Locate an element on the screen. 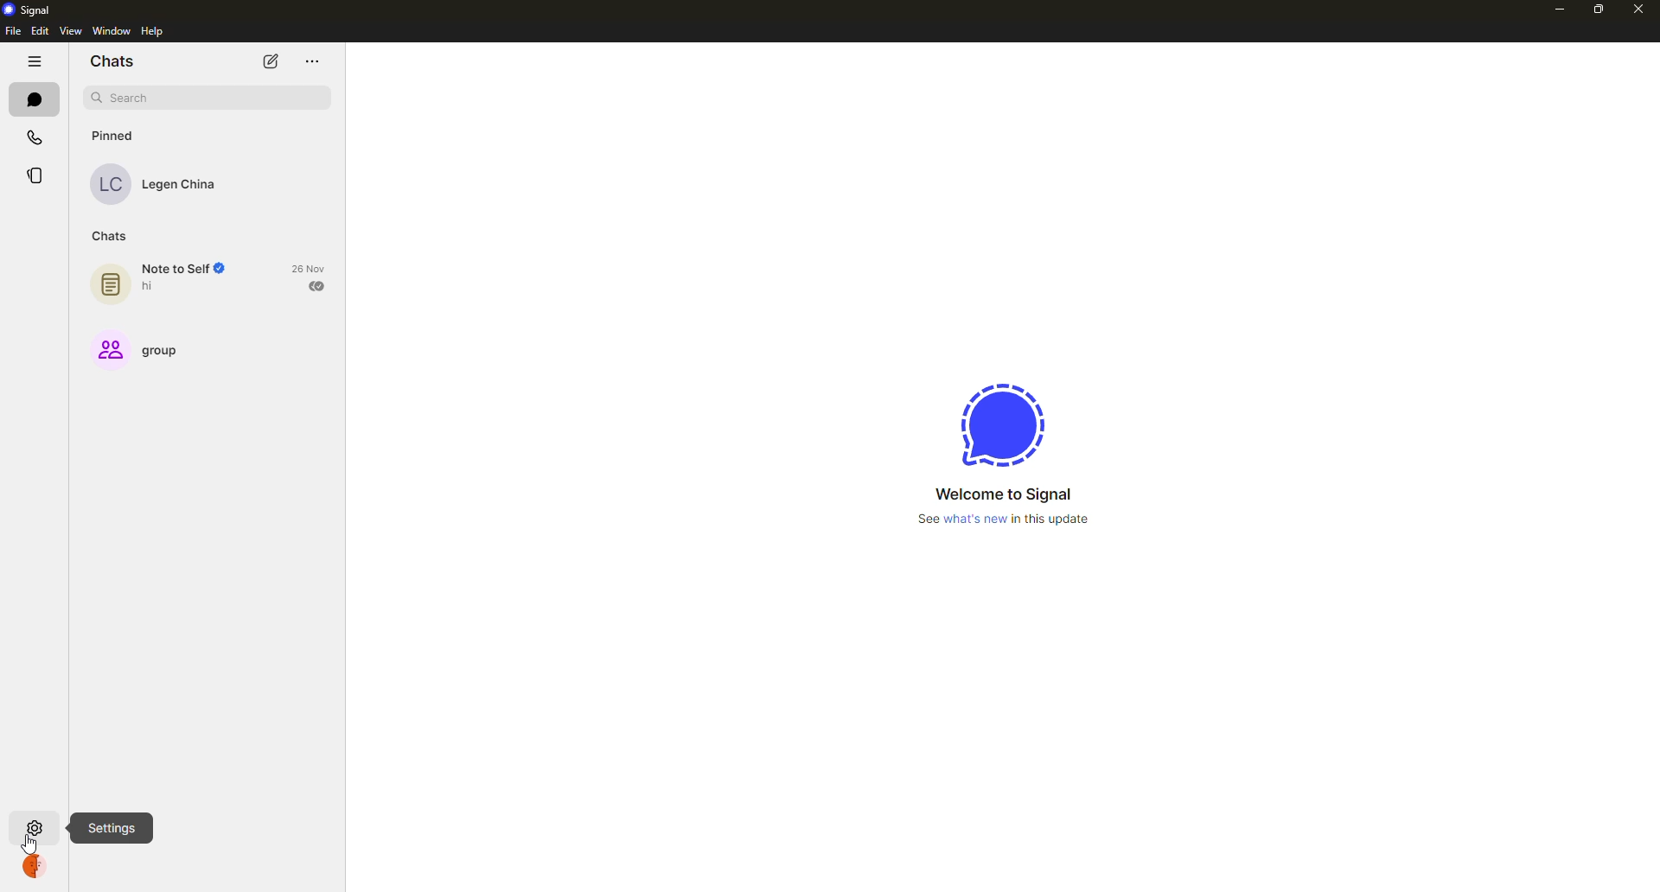 This screenshot has width=1660, height=892. profile is located at coordinates (40, 867).